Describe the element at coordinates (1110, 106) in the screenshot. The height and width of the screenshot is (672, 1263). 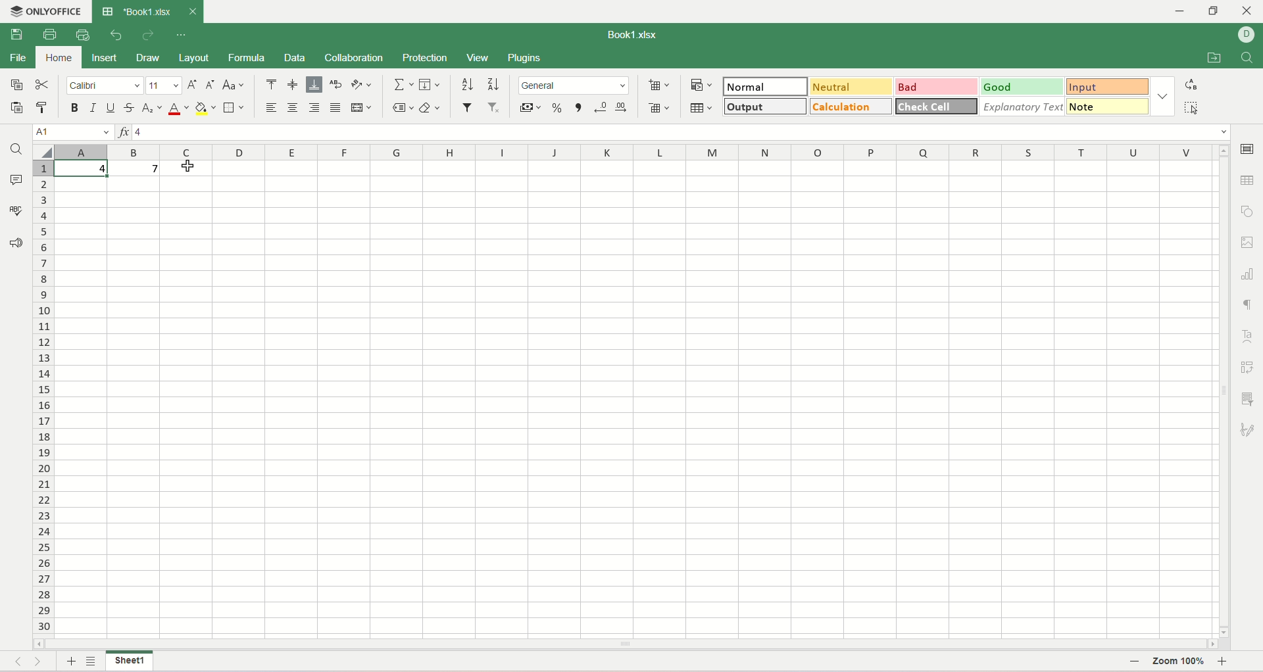
I see `note` at that location.